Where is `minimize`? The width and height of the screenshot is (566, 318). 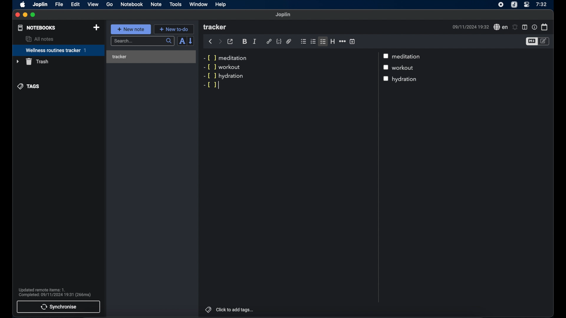
minimize is located at coordinates (25, 15).